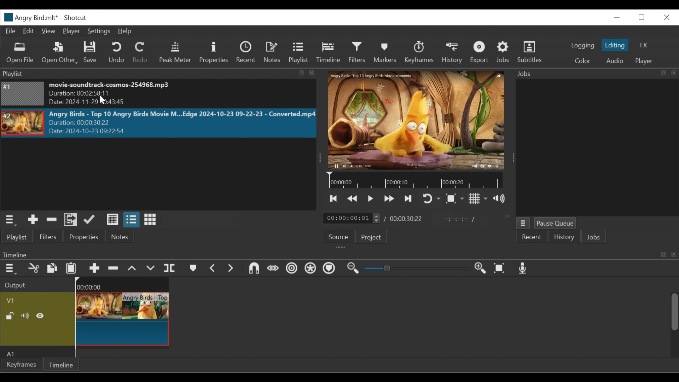 The image size is (679, 382). What do you see at coordinates (432, 198) in the screenshot?
I see `Toggle on ` at bounding box center [432, 198].